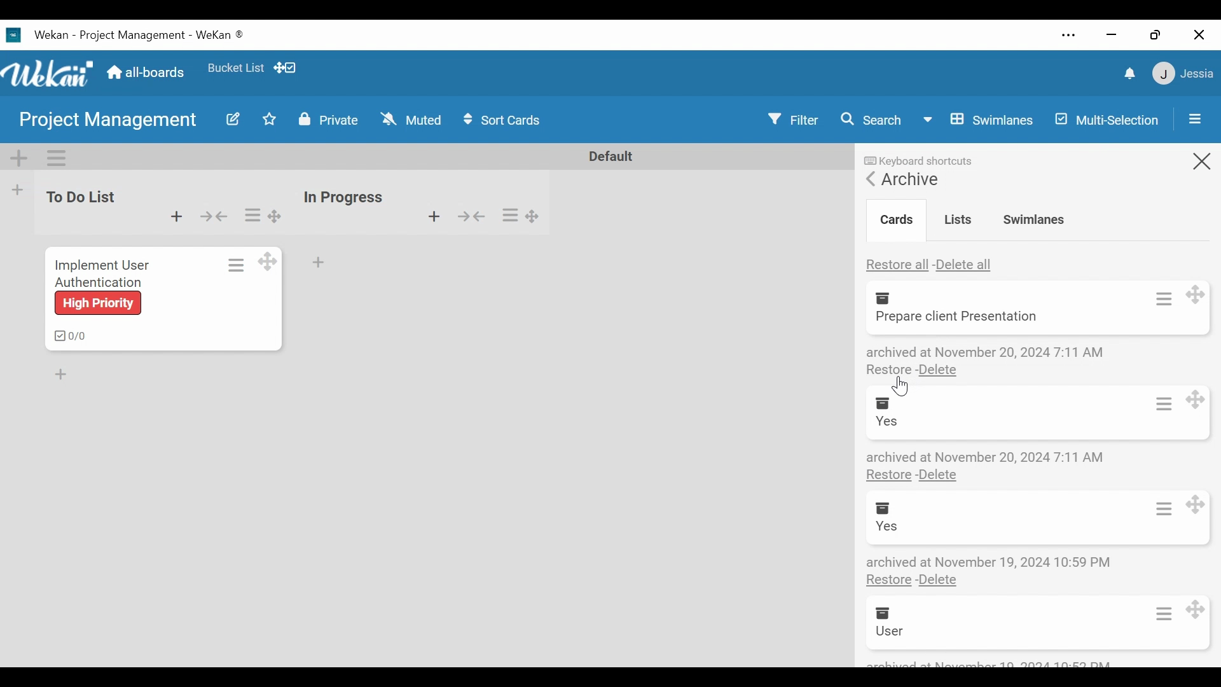 This screenshot has height=687, width=1221. I want to click on Collapse, so click(469, 216).